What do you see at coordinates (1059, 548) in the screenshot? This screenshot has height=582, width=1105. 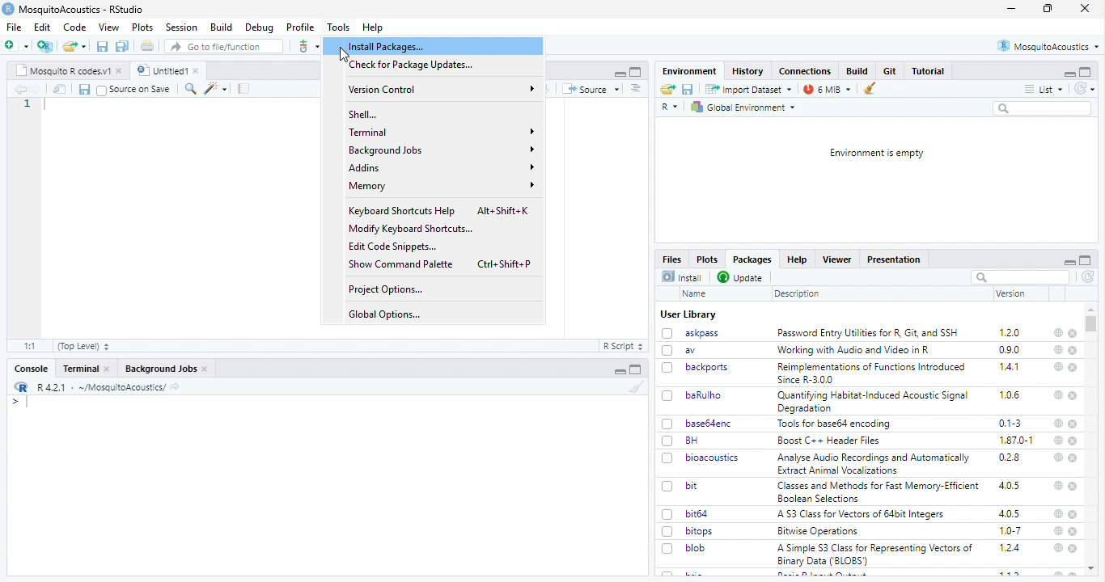 I see `web` at bounding box center [1059, 548].